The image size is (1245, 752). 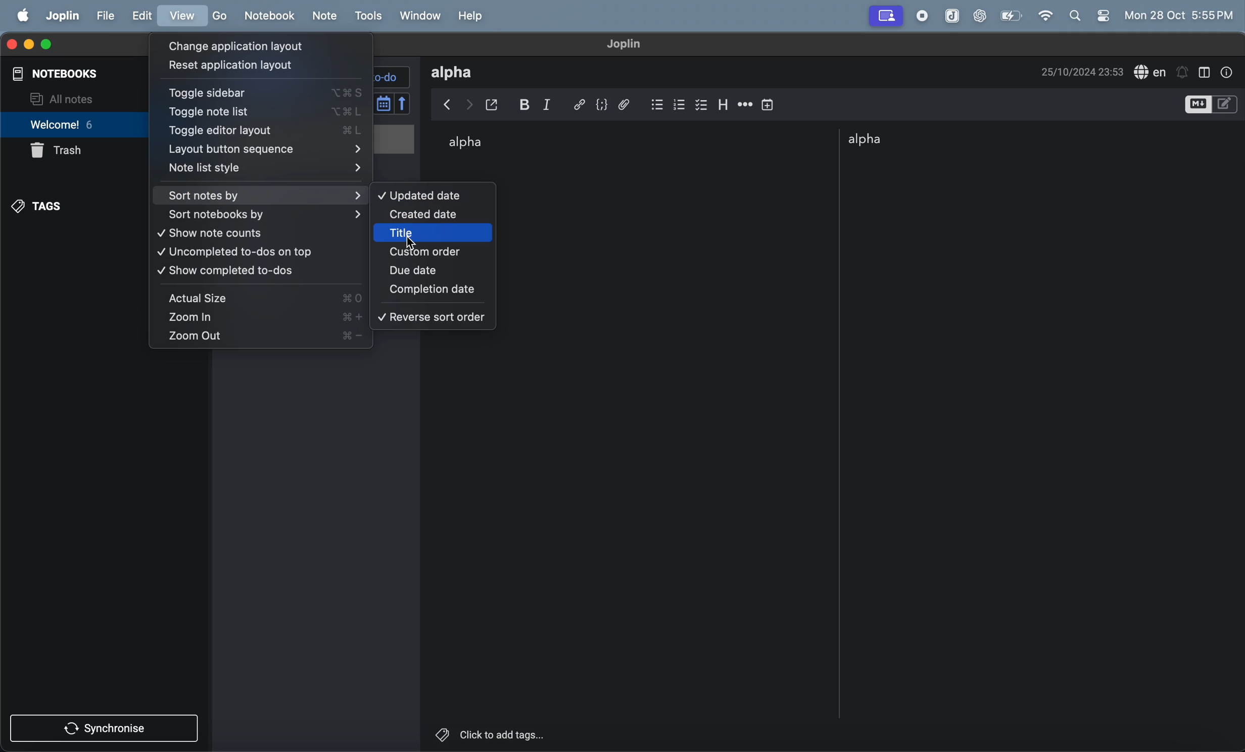 What do you see at coordinates (11, 43) in the screenshot?
I see `close` at bounding box center [11, 43].